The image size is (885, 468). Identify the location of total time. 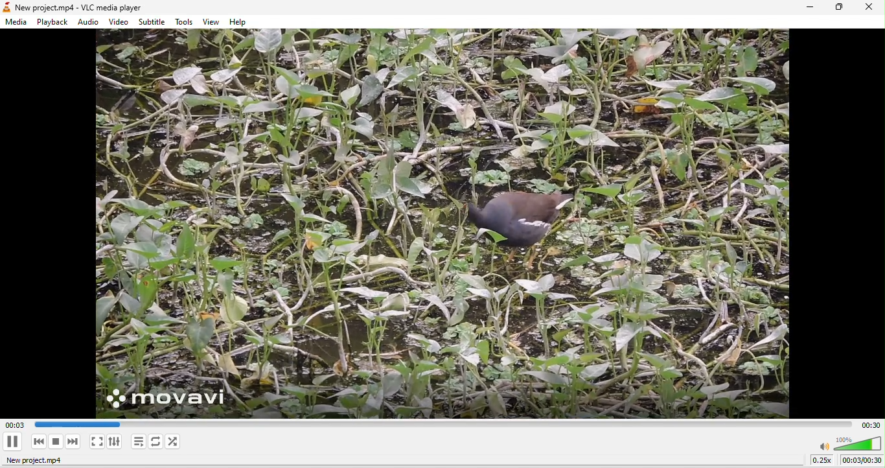
(868, 424).